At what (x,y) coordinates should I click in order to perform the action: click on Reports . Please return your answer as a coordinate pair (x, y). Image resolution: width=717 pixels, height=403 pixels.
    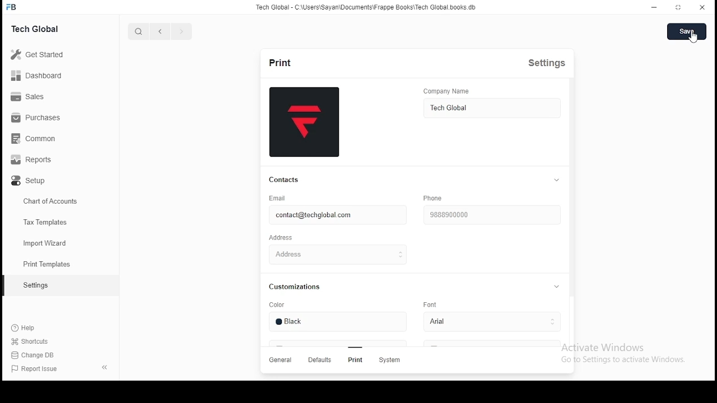
    Looking at the image, I should click on (46, 161).